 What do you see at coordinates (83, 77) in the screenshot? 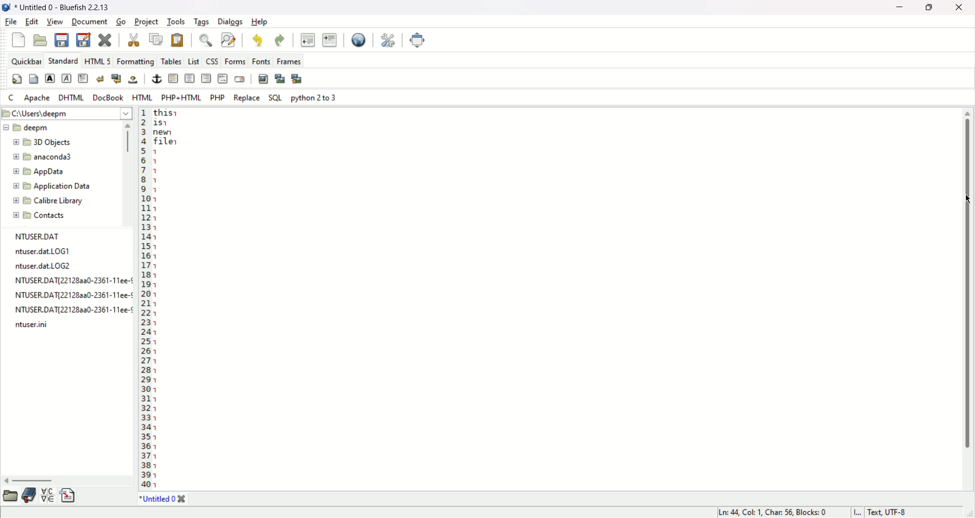
I see `paragraph` at bounding box center [83, 77].